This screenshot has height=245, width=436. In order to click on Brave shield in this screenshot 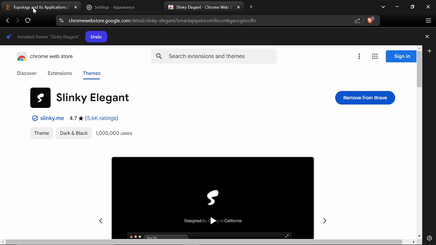, I will do `click(371, 21)`.